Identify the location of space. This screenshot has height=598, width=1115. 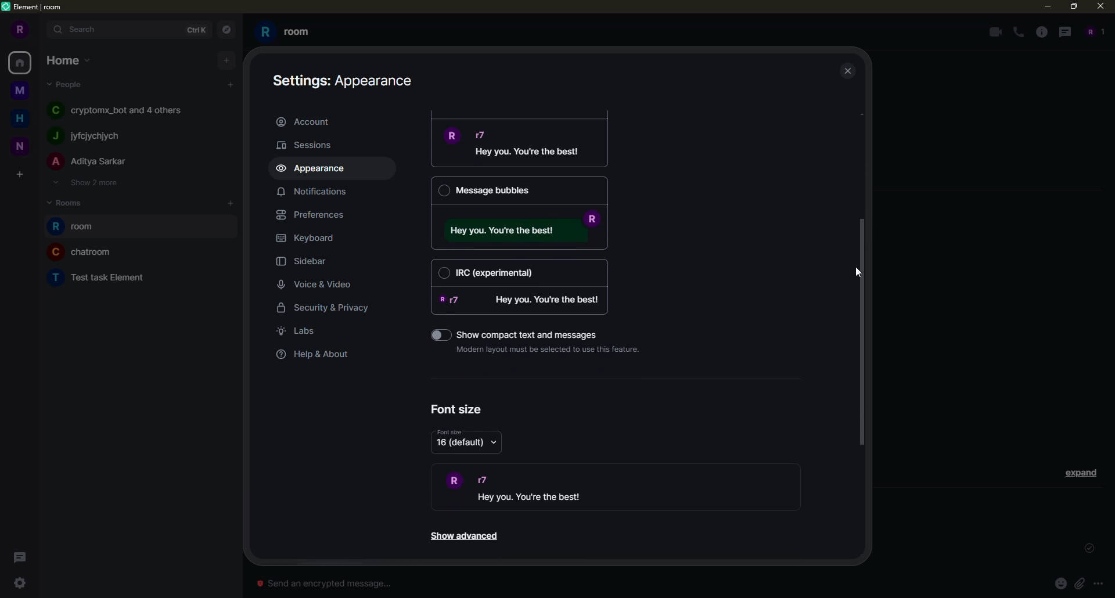
(21, 91).